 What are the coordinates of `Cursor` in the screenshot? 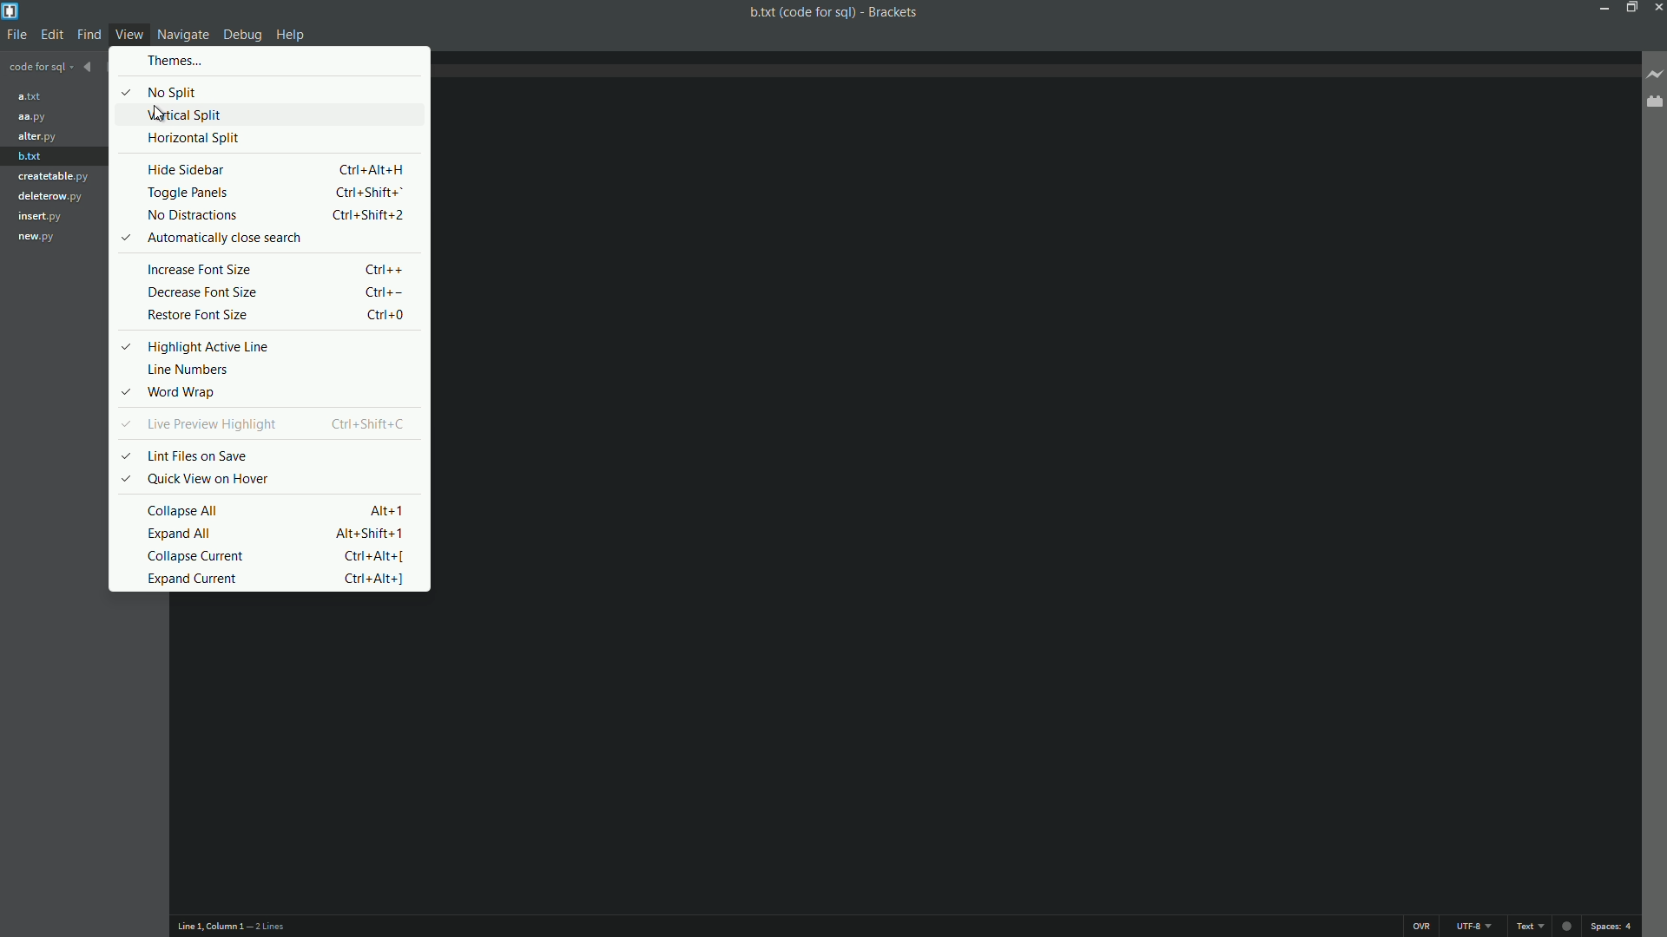 It's located at (167, 115).